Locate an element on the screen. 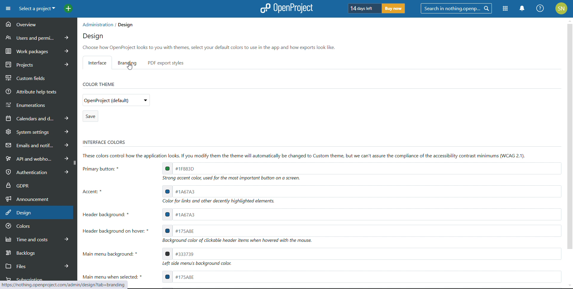 The height and width of the screenshot is (289, 573). SN is located at coordinates (562, 8).